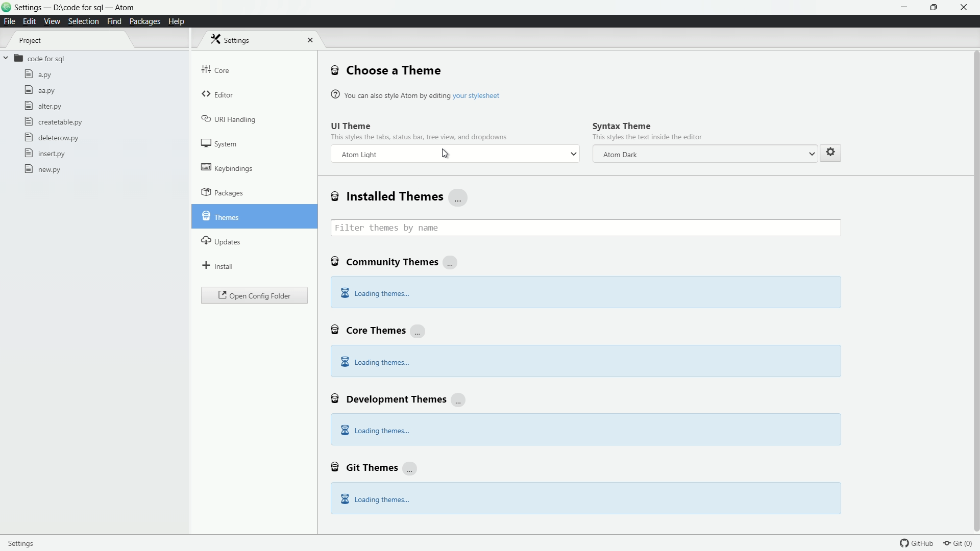 Image resolution: width=980 pixels, height=551 pixels. Describe the element at coordinates (418, 94) in the screenshot. I see `® You can also style Atom by editing your stylesheet` at that location.